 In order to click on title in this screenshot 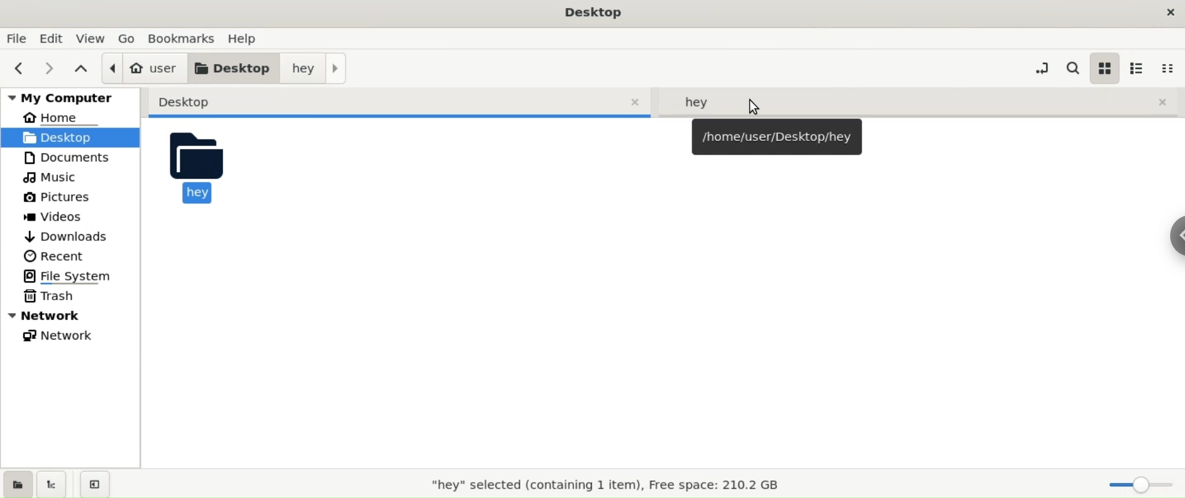, I will do `click(591, 13)`.